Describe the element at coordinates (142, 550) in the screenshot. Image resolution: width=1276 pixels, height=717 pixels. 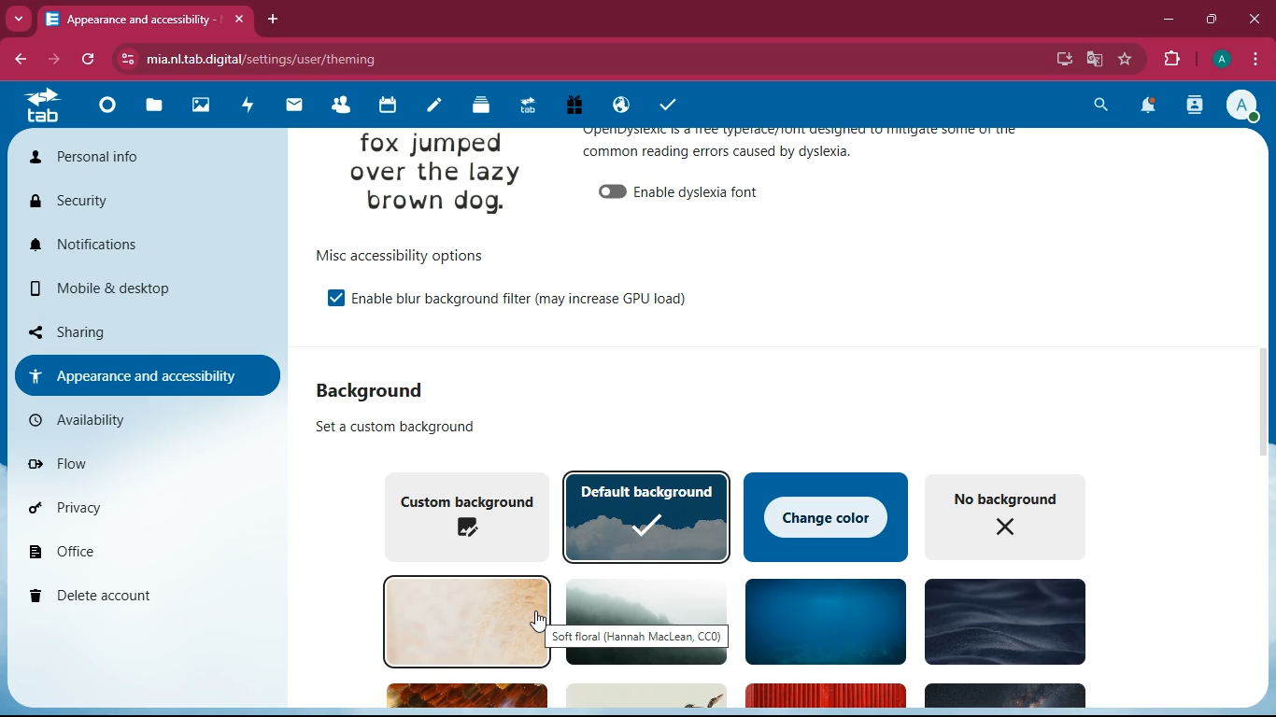
I see `office` at that location.